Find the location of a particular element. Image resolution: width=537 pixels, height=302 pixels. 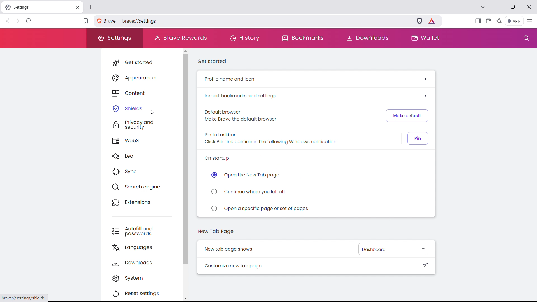

Click Pin and confirm in the following Windows notification is located at coordinates (284, 142).